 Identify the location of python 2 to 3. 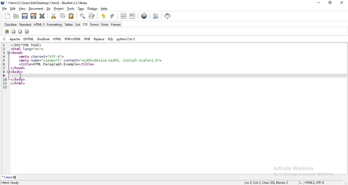
(126, 39).